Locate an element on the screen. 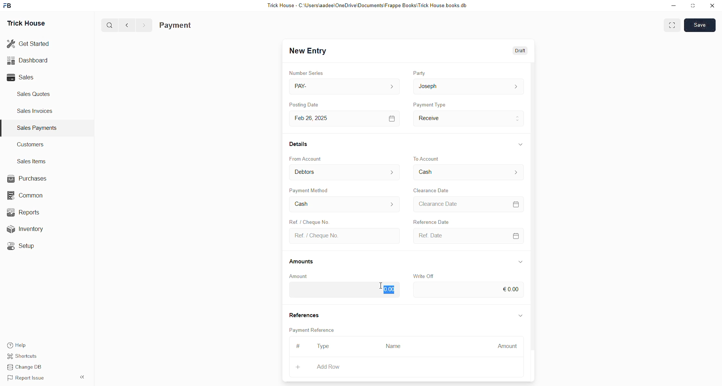  €0.00 is located at coordinates (469, 290).